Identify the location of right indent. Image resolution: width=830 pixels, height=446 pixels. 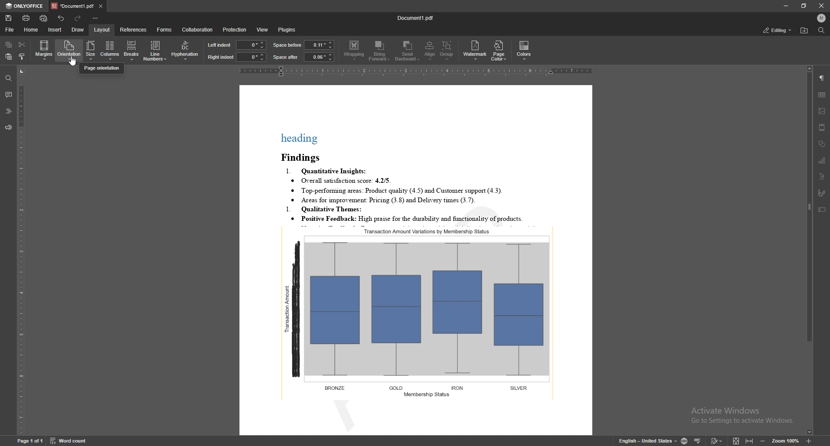
(220, 57).